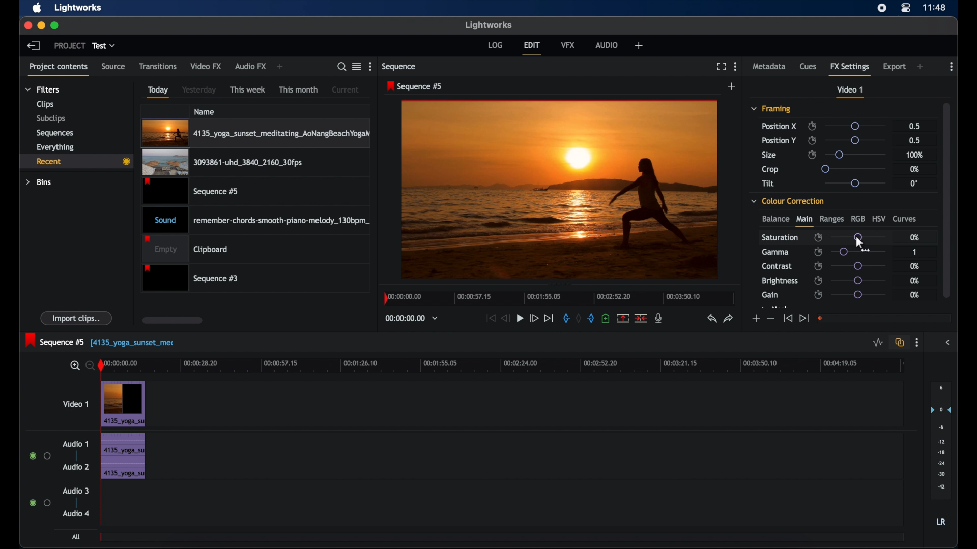  Describe the element at coordinates (357, 66) in the screenshot. I see `toggle list or tile view` at that location.